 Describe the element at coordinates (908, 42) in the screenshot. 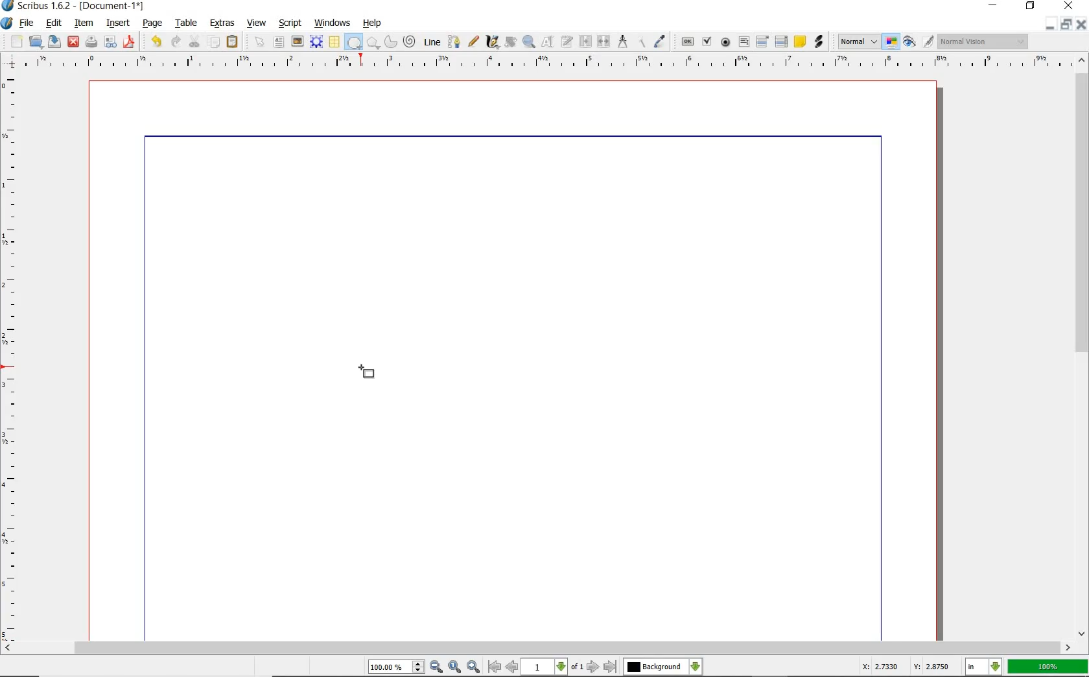

I see `PREVIEW MODE` at that location.